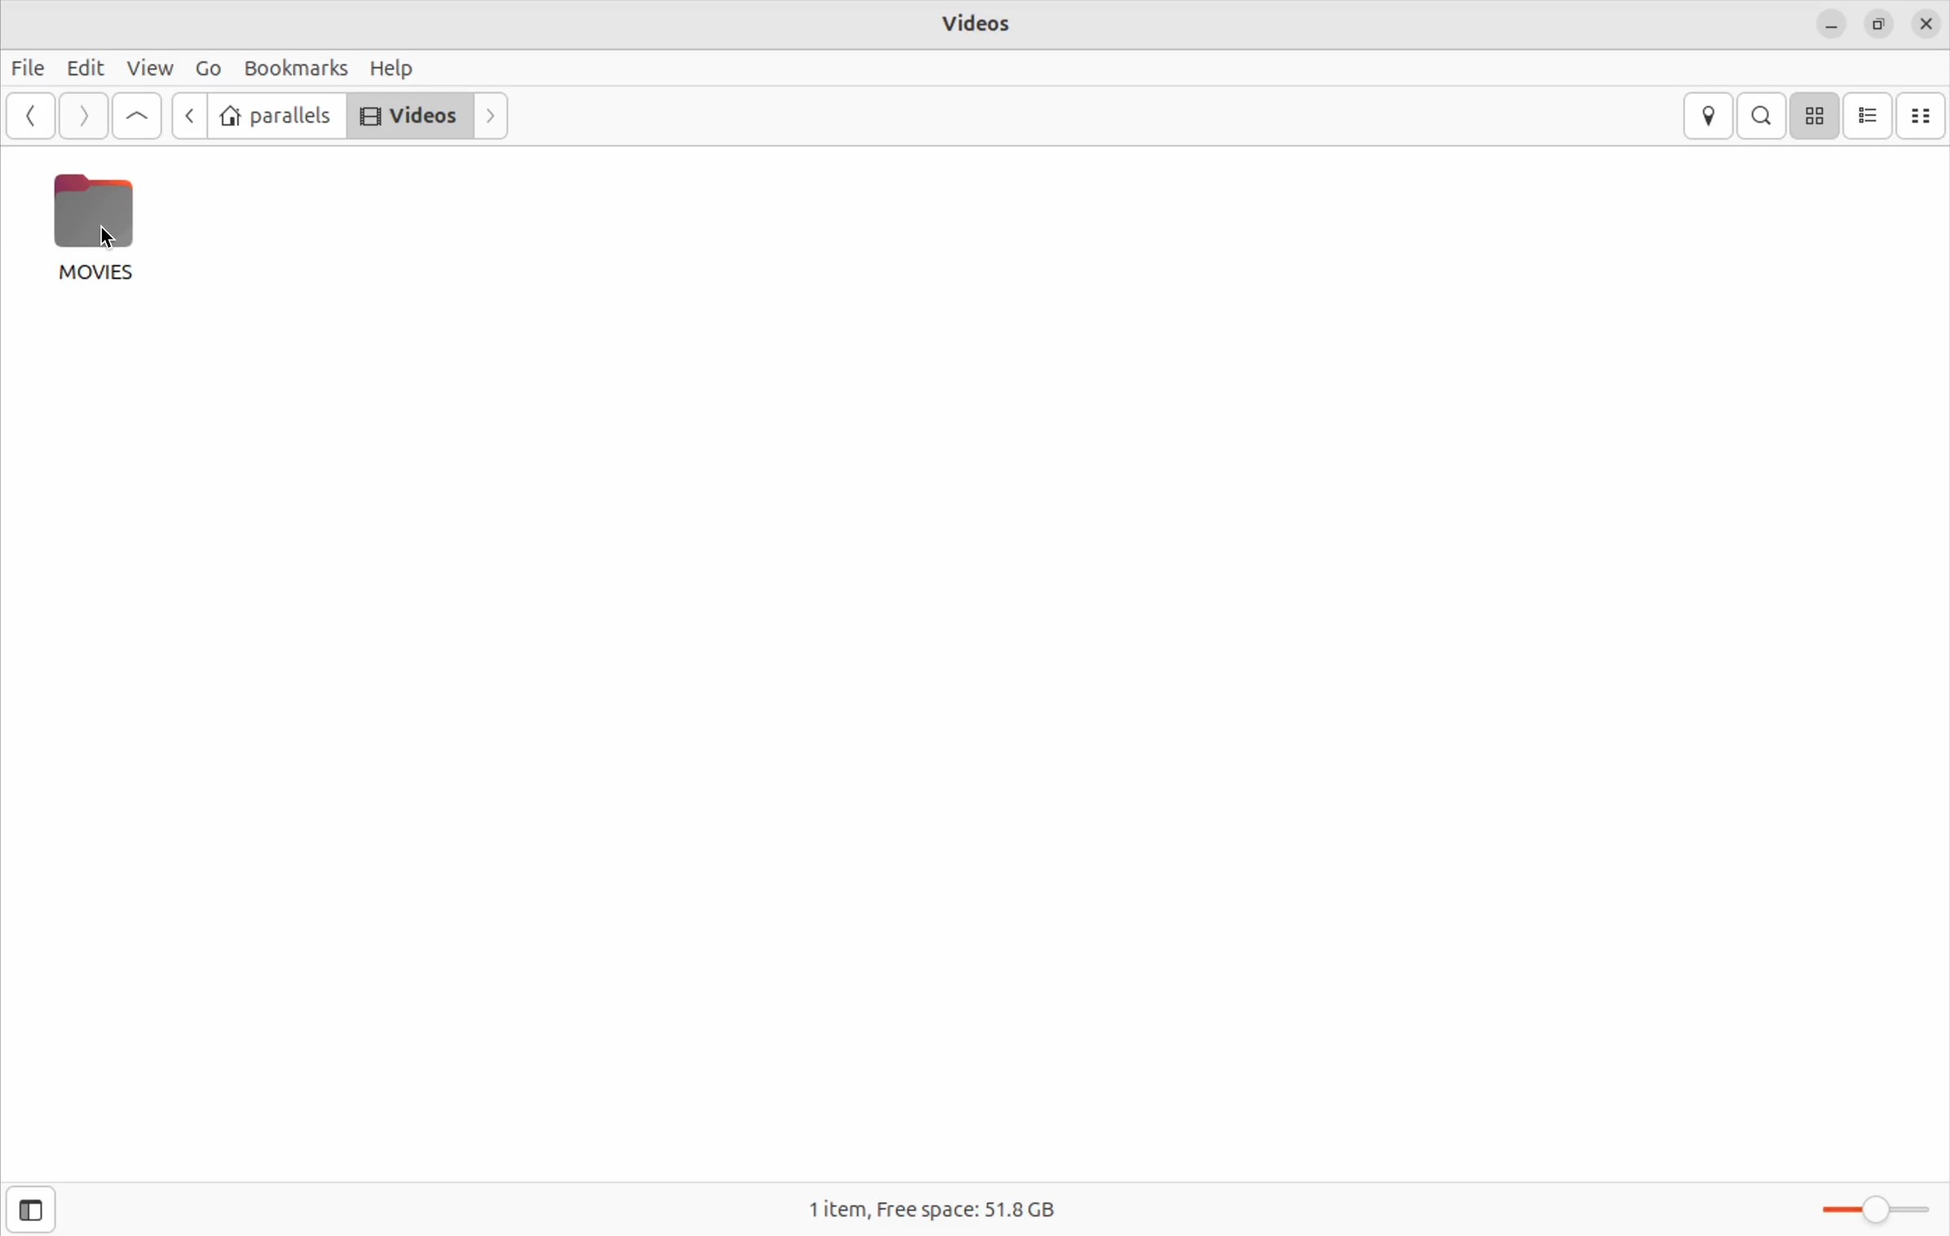 This screenshot has height=1236, width=1950. What do you see at coordinates (296, 66) in the screenshot?
I see `bookmarks` at bounding box center [296, 66].